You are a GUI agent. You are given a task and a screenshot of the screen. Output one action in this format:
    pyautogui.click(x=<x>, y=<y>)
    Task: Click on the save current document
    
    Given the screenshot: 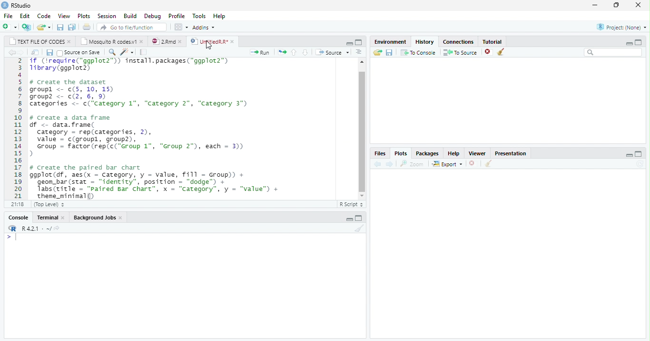 What is the action you would take?
    pyautogui.click(x=60, y=27)
    